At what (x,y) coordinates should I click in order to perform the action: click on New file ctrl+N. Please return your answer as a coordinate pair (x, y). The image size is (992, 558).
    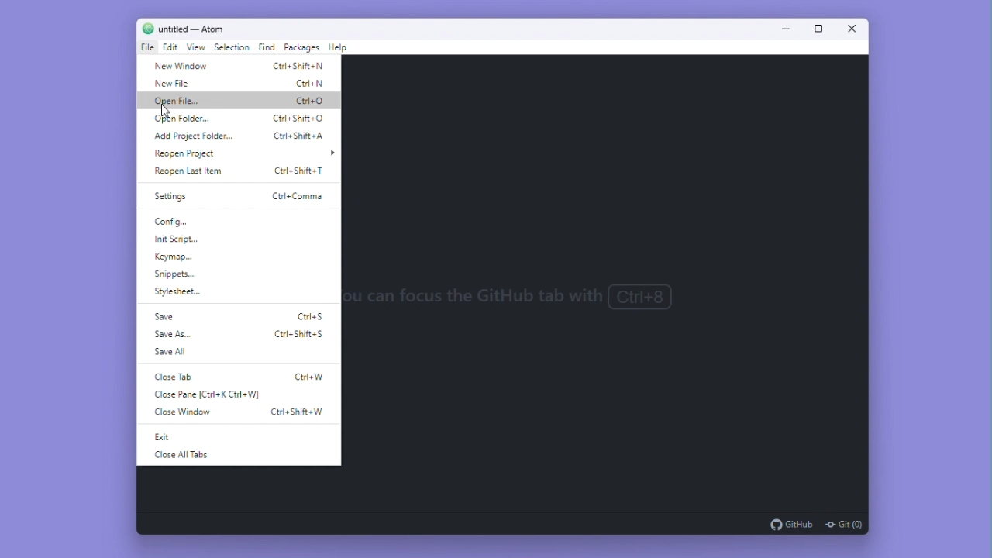
    Looking at the image, I should click on (239, 85).